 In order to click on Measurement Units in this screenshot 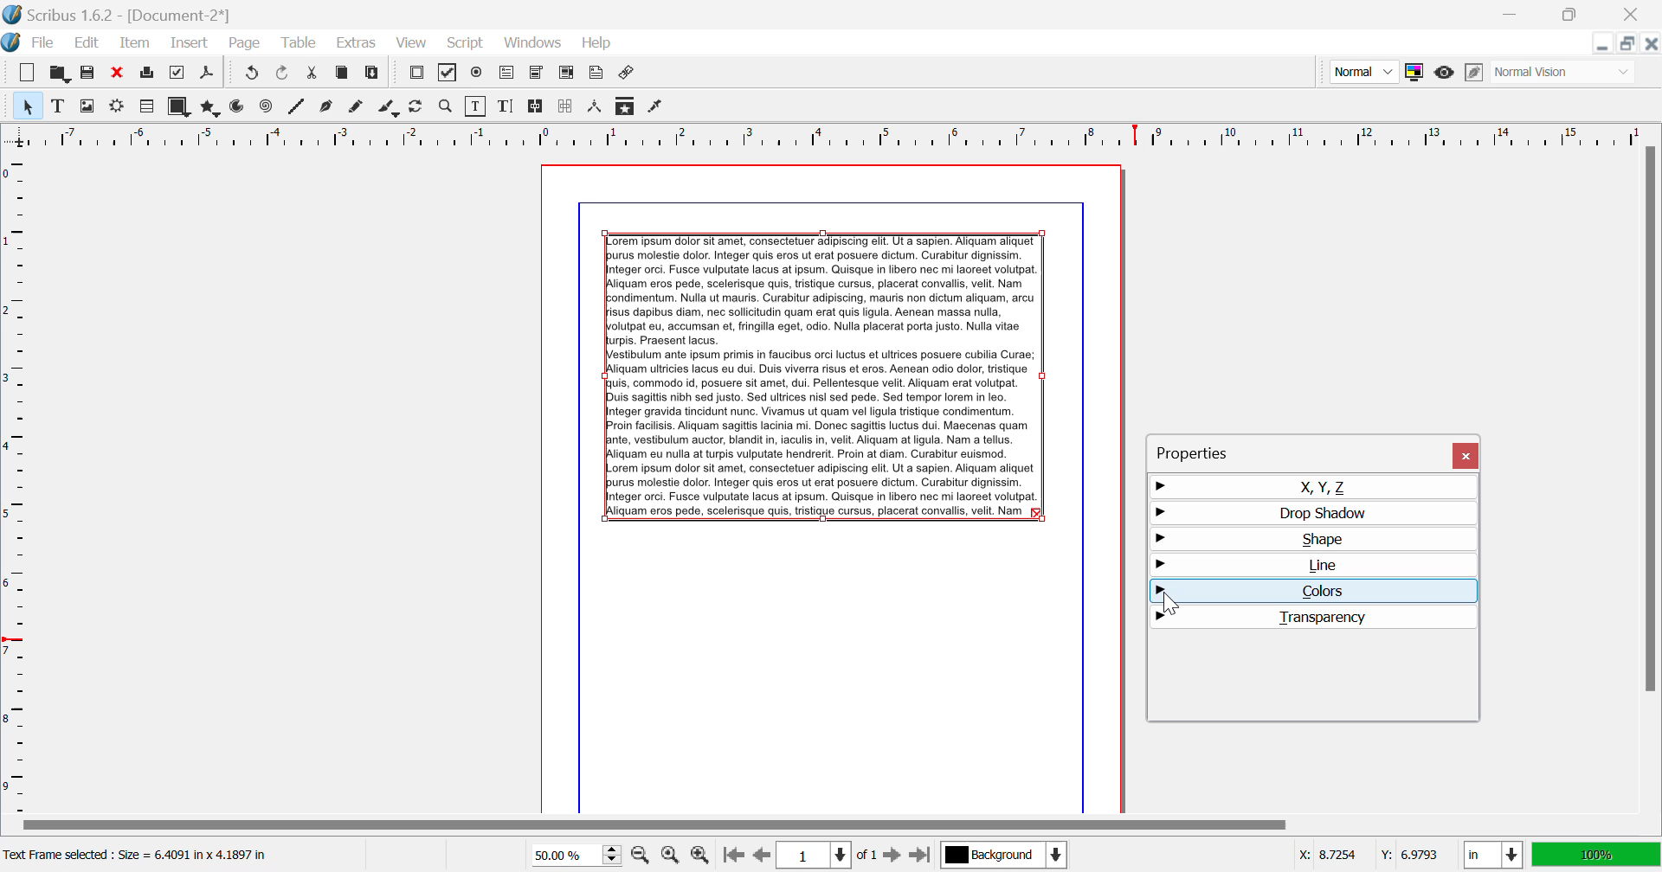, I will do `click(1494, 856)`.